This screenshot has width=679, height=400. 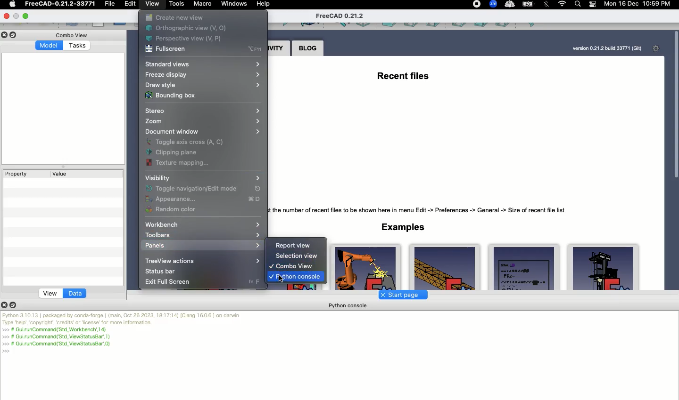 What do you see at coordinates (293, 245) in the screenshot?
I see `Report view ` at bounding box center [293, 245].